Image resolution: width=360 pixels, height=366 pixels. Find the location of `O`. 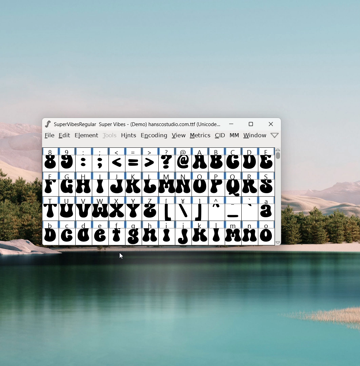

O is located at coordinates (200, 184).